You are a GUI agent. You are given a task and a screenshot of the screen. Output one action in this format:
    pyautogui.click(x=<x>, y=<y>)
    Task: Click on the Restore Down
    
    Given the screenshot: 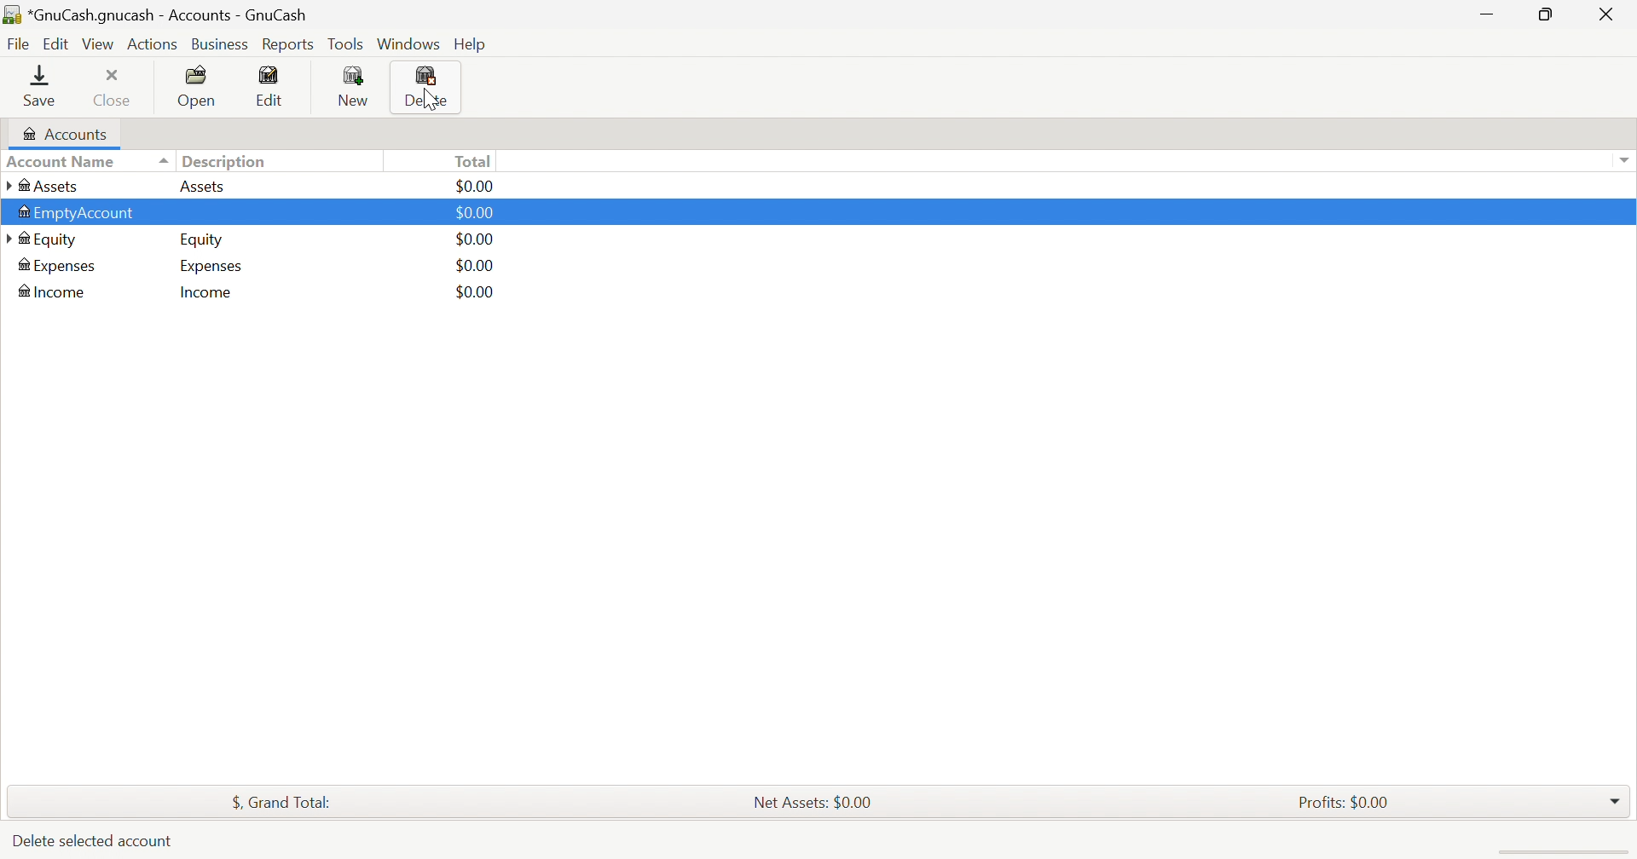 What is the action you would take?
    pyautogui.click(x=1542, y=13)
    